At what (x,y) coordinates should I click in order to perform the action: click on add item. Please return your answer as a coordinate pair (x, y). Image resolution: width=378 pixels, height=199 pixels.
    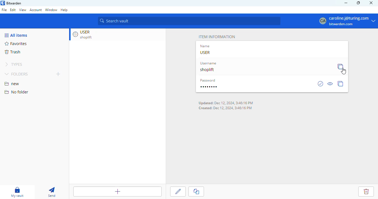
    Looking at the image, I should click on (117, 191).